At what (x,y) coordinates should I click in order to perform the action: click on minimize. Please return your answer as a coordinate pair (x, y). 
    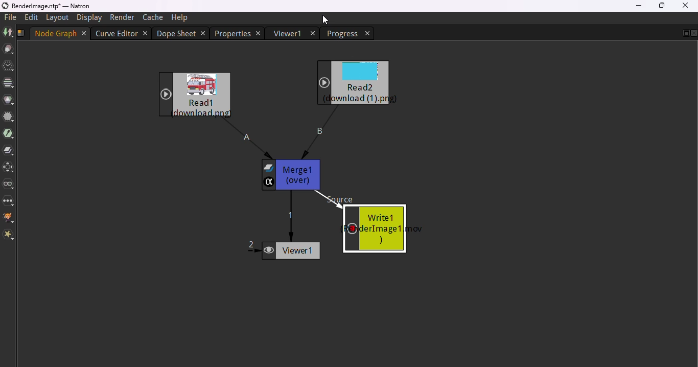
    Looking at the image, I should click on (639, 5).